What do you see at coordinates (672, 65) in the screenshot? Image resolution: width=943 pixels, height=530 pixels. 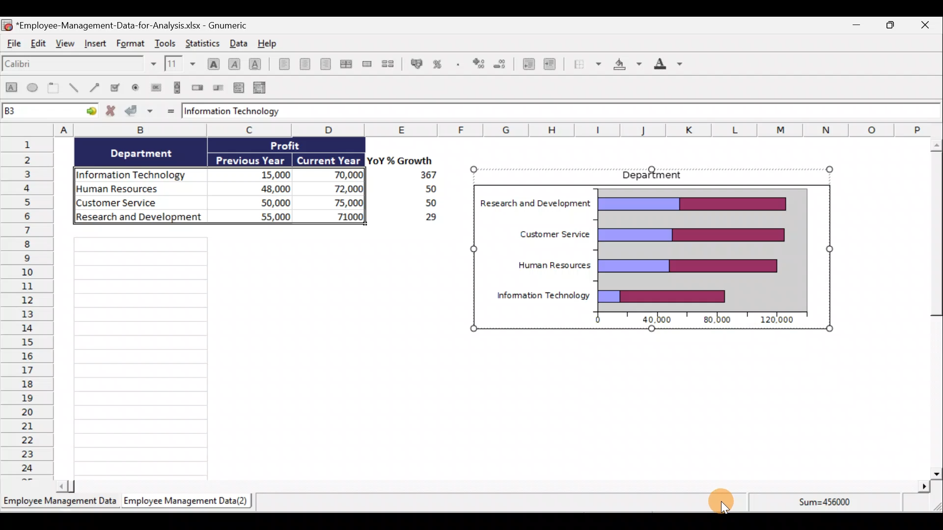 I see `Foreground` at bounding box center [672, 65].